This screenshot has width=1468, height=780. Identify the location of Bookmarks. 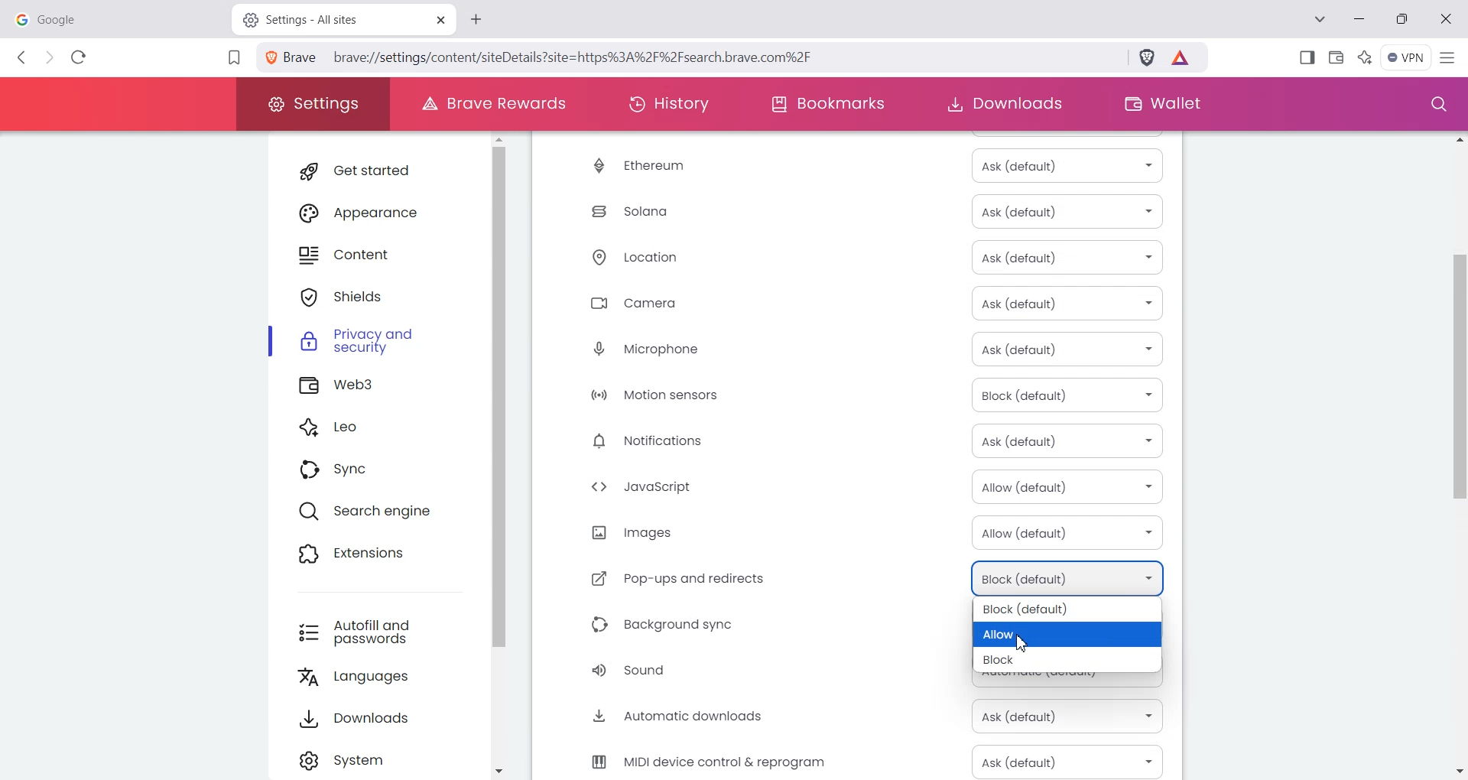
(827, 105).